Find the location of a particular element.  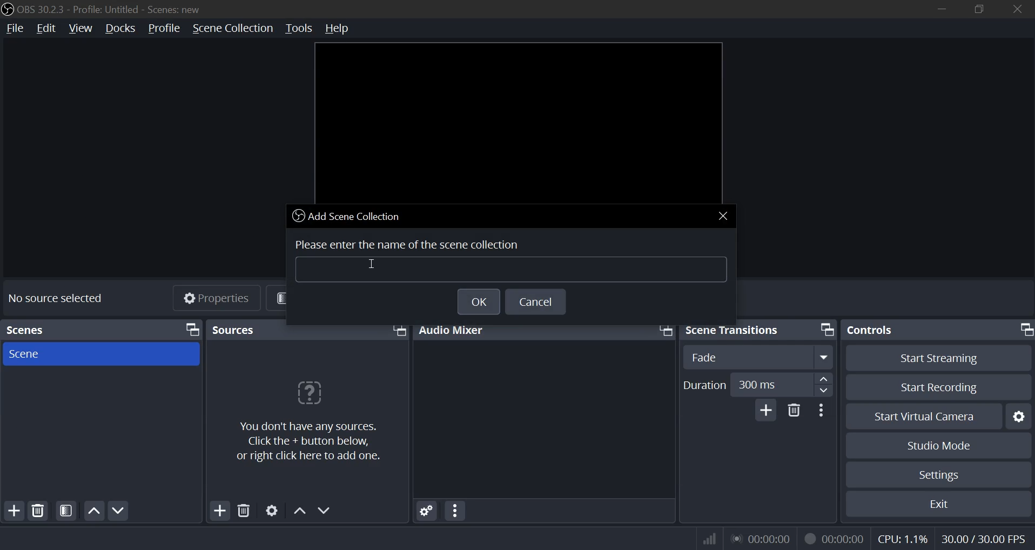

close is located at coordinates (1016, 9).